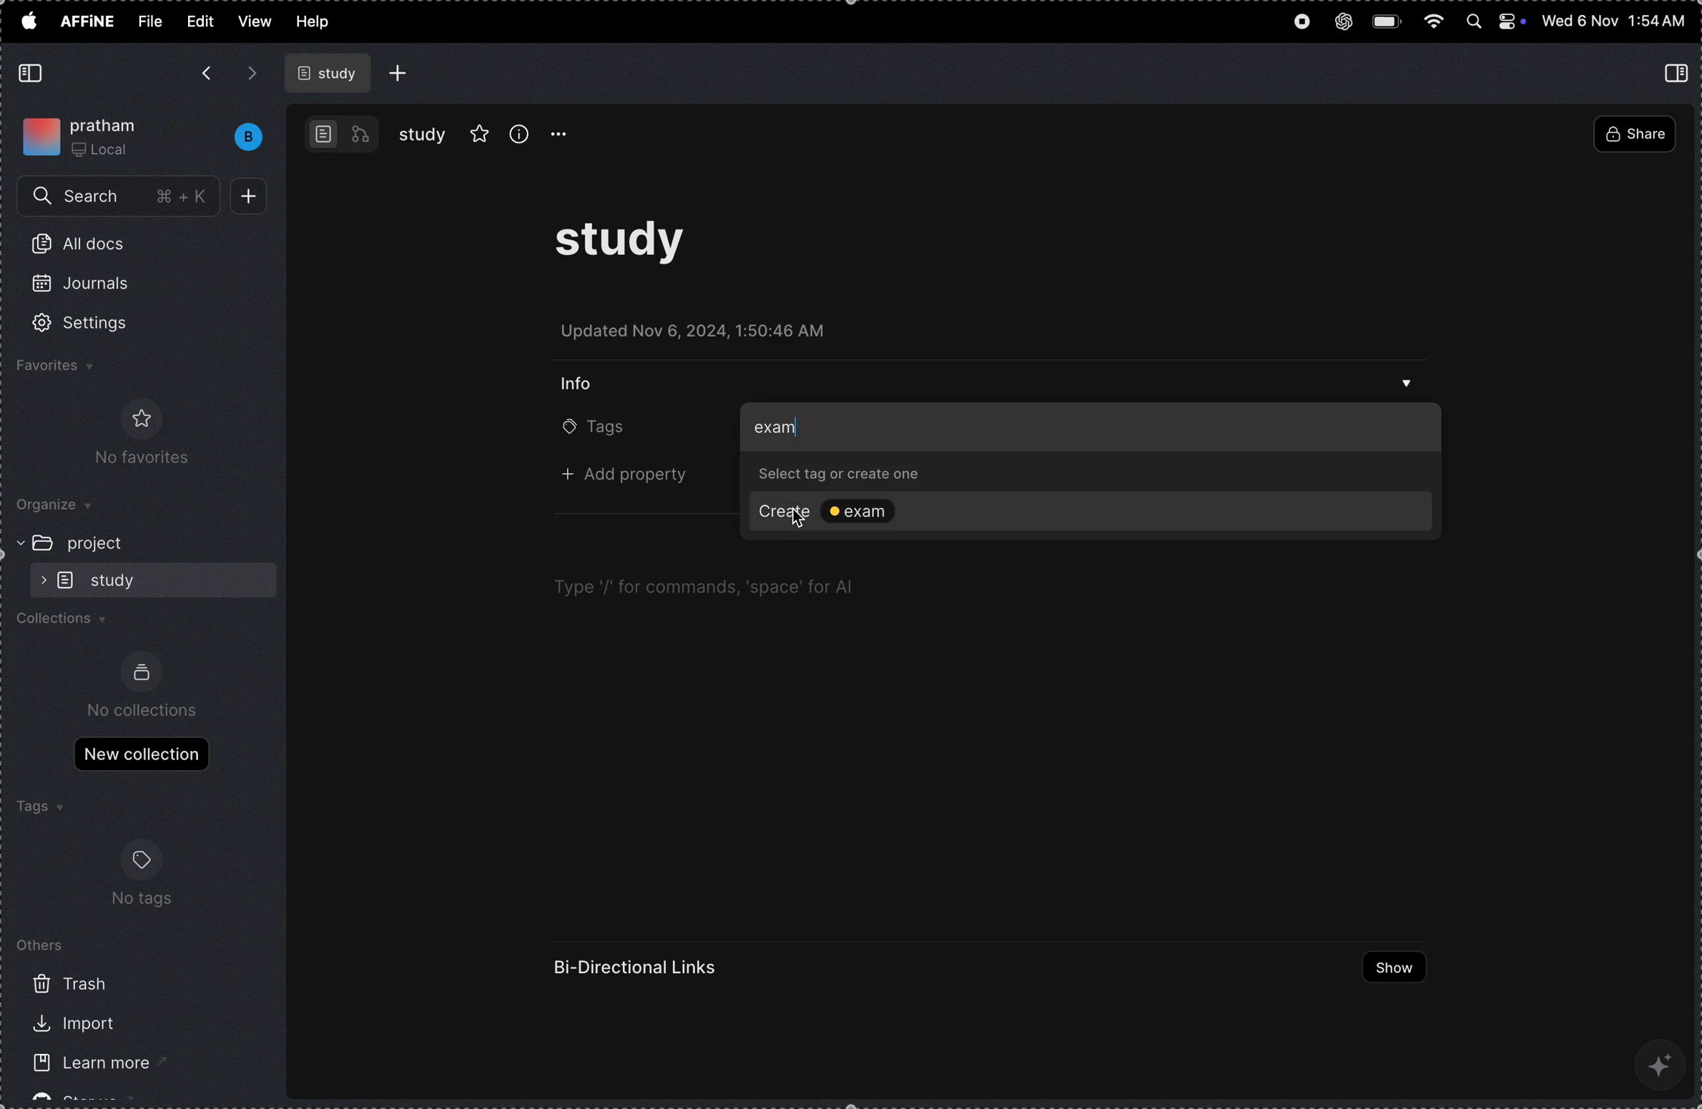  I want to click on select tag or create one, so click(852, 477).